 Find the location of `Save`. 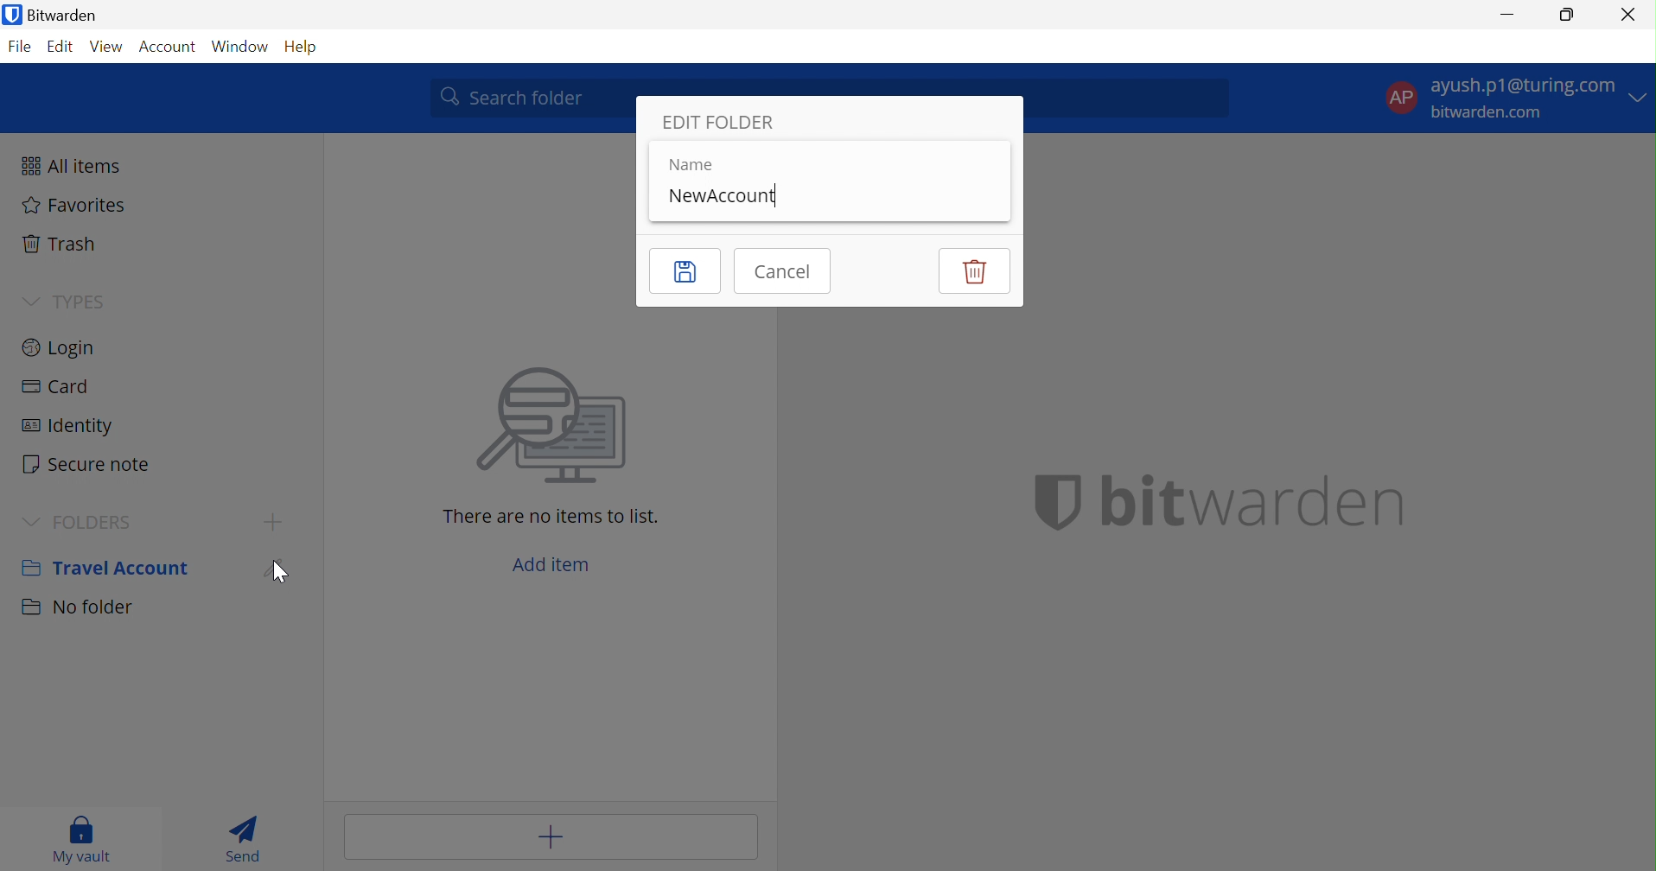

Save is located at coordinates (684, 271).